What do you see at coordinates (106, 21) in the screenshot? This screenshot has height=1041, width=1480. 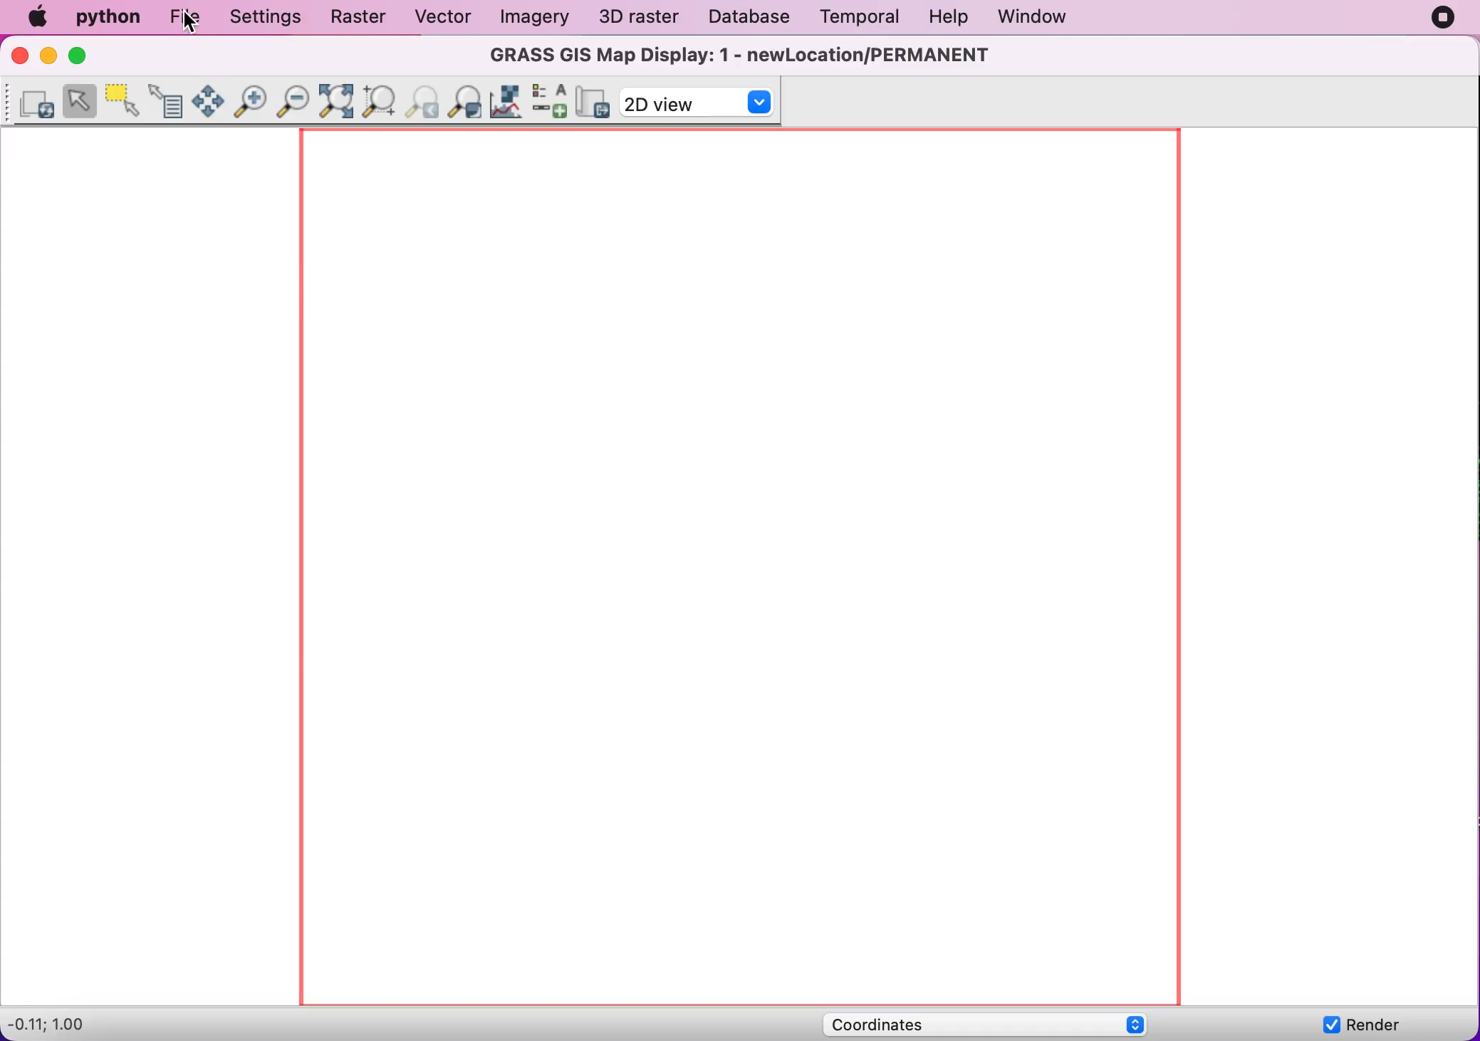 I see `python` at bounding box center [106, 21].